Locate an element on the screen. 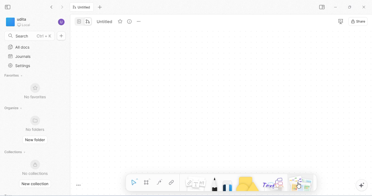 This screenshot has height=196, width=372. close is located at coordinates (364, 7).